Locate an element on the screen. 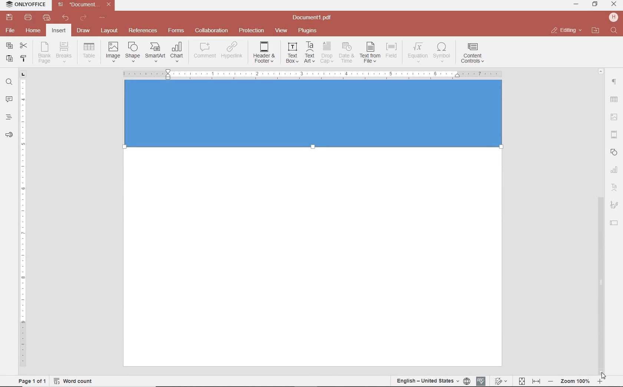 The image size is (623, 387).  is located at coordinates (315, 119).